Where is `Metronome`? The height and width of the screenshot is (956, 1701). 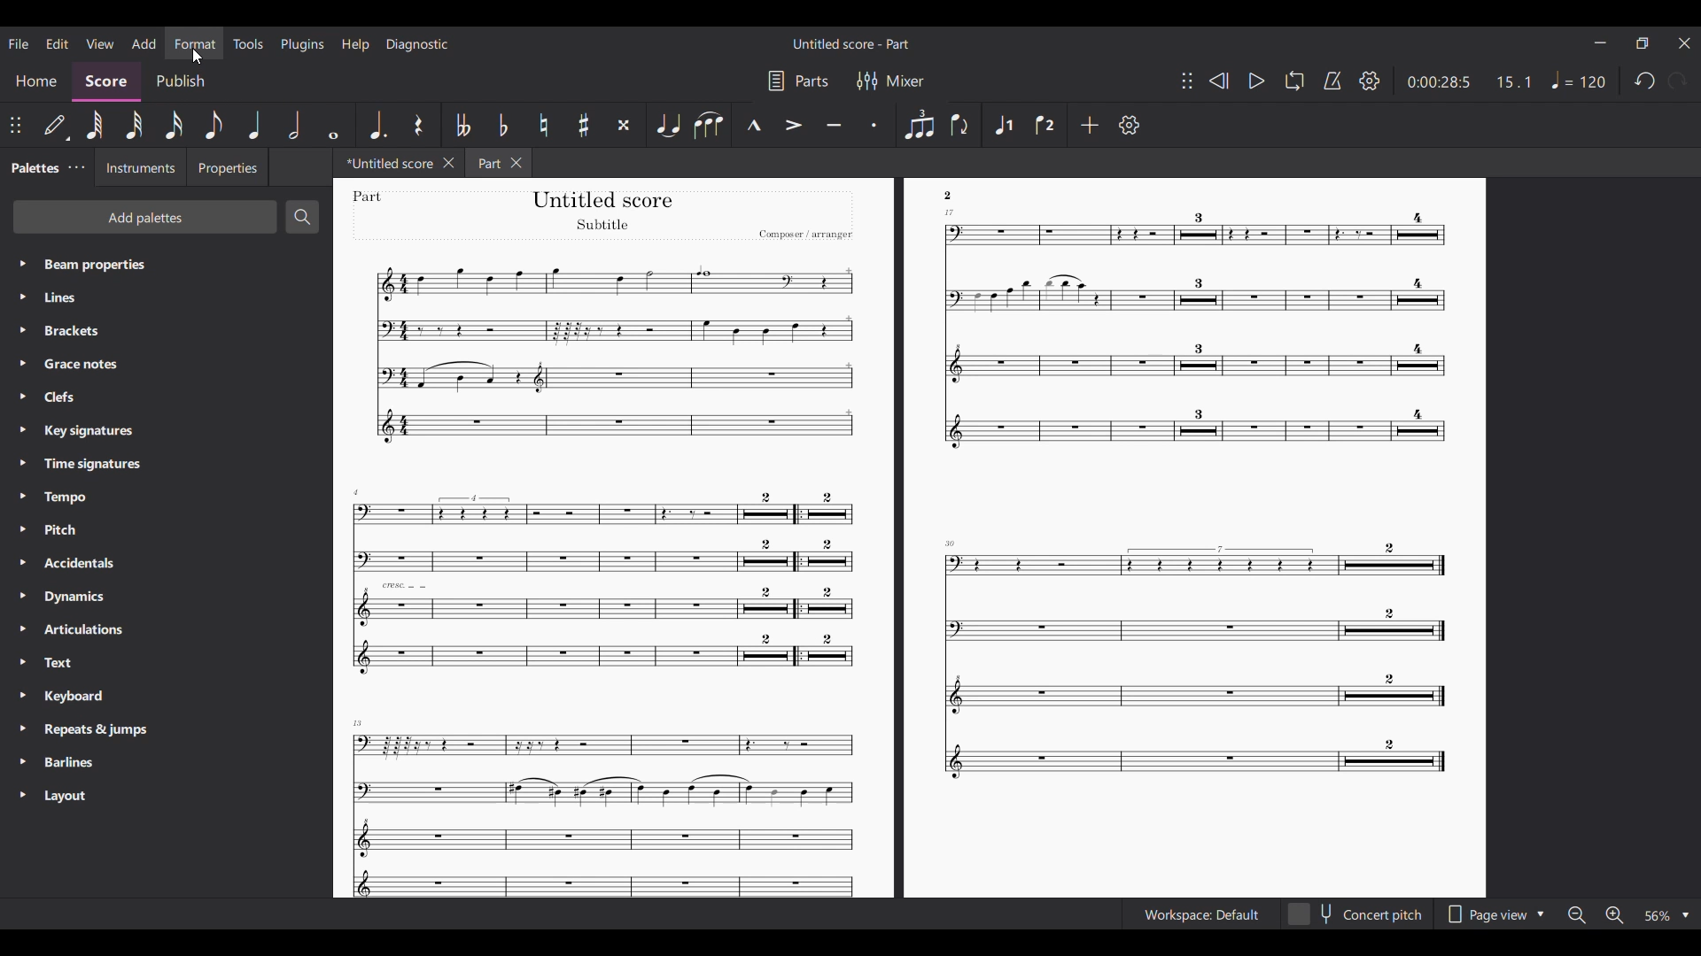
Metronome is located at coordinates (1332, 81).